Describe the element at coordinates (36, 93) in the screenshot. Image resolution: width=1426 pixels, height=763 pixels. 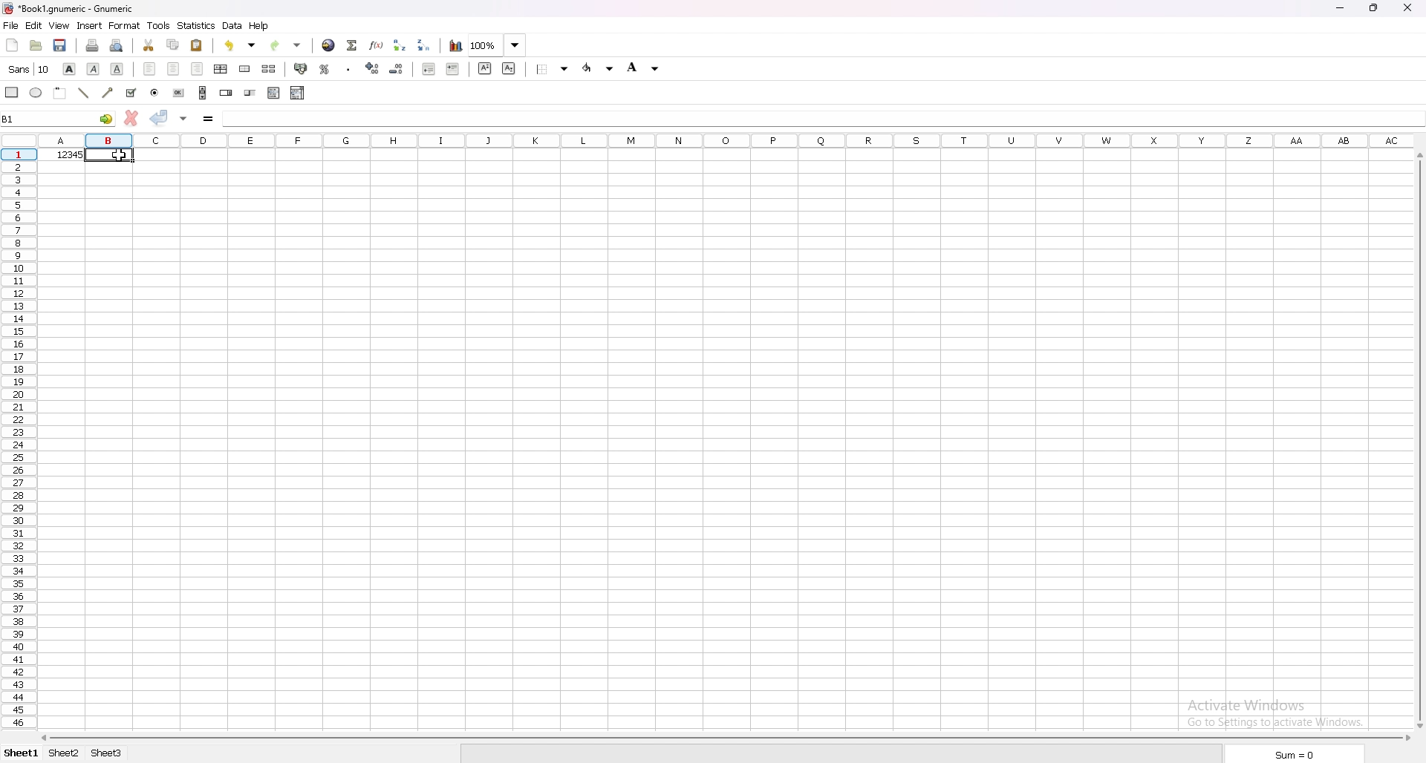
I see `ellipse` at that location.